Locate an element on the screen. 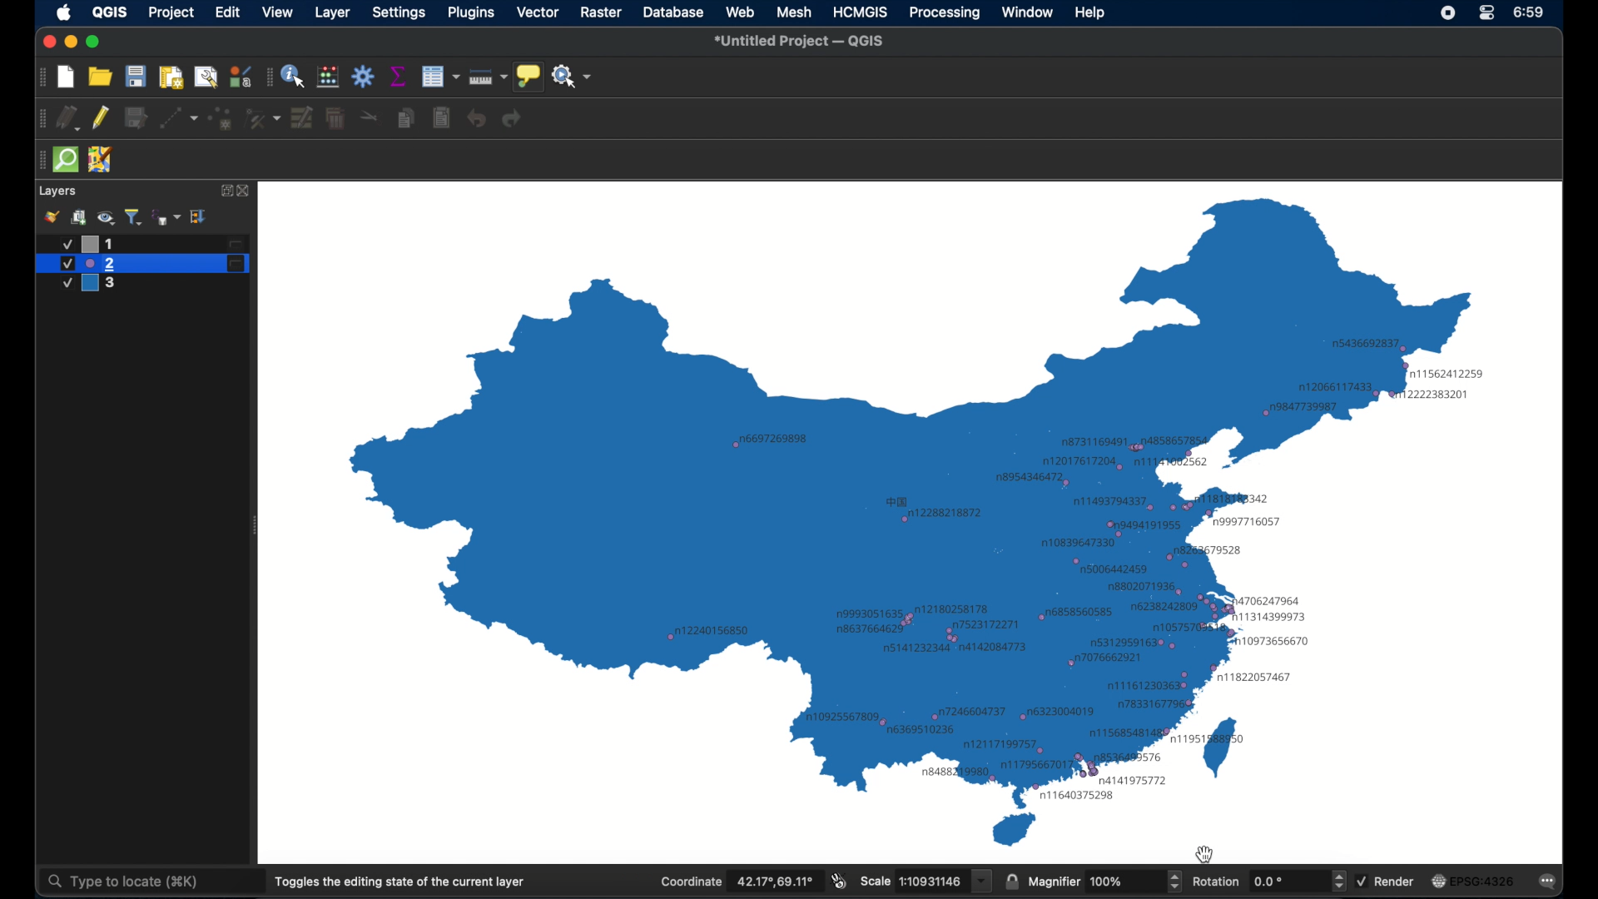  layer  3 is located at coordinates (97, 285).